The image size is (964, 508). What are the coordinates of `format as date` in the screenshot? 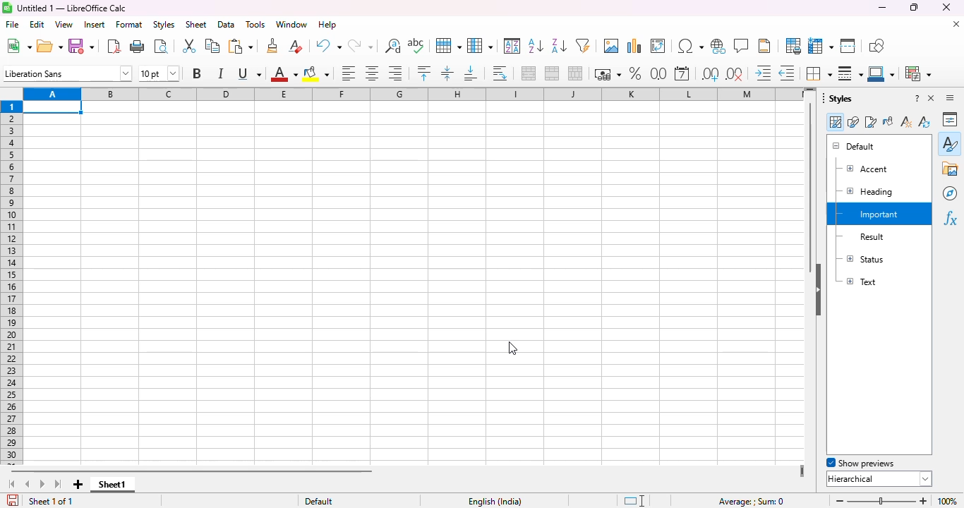 It's located at (682, 73).